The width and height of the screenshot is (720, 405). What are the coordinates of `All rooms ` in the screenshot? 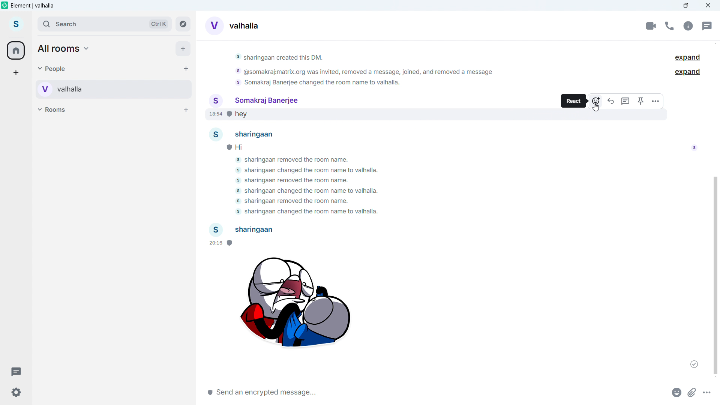 It's located at (64, 49).